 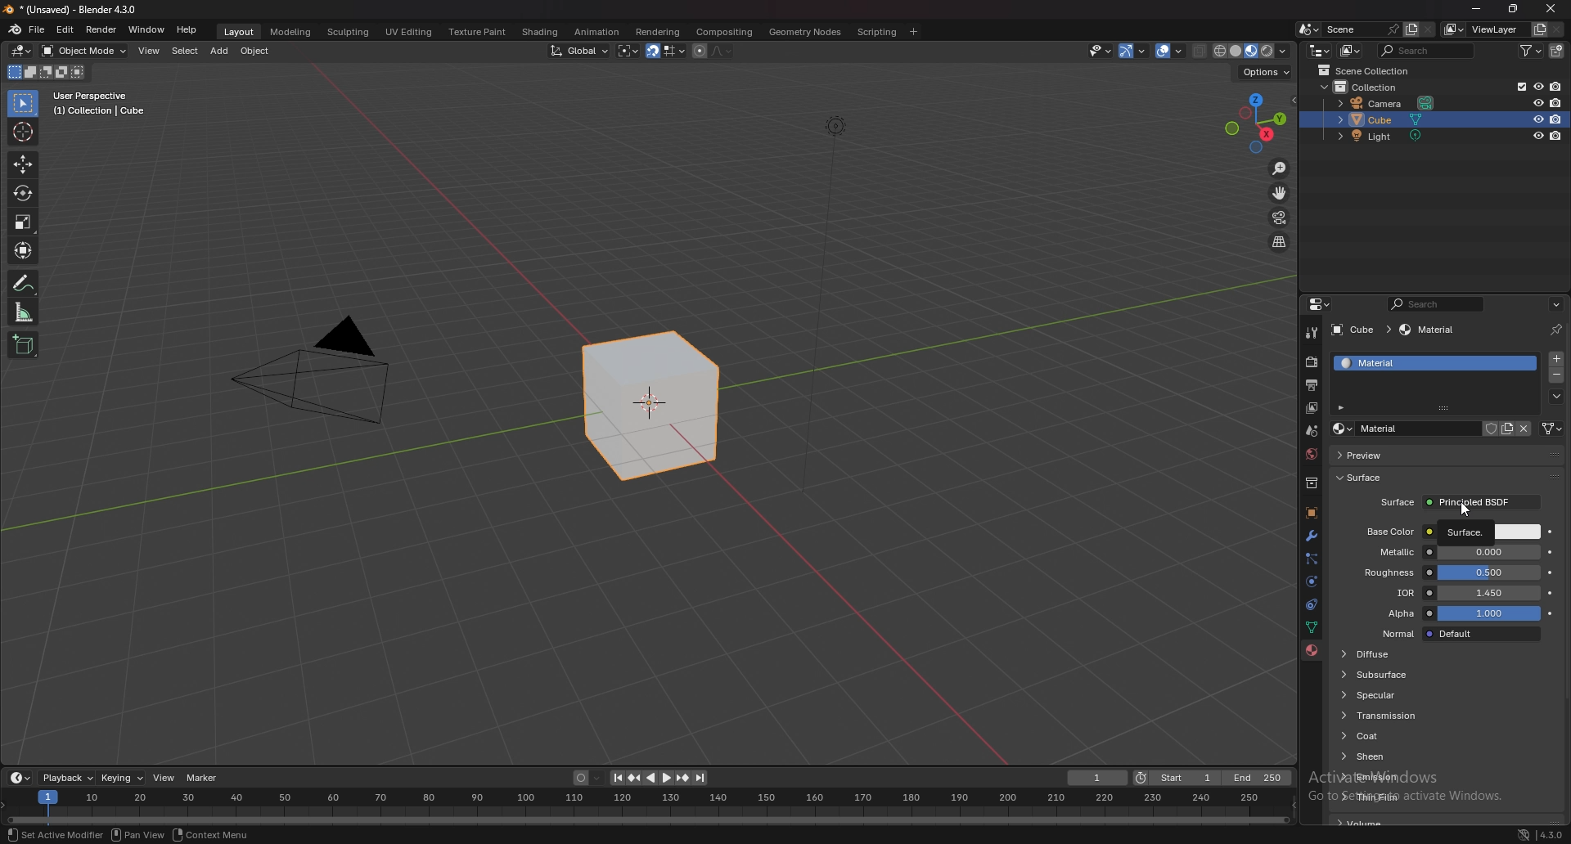 What do you see at coordinates (1476, 9) in the screenshot?
I see `minimize` at bounding box center [1476, 9].